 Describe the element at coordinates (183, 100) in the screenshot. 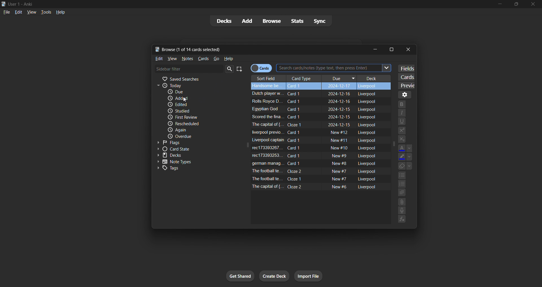

I see `cursor` at that location.